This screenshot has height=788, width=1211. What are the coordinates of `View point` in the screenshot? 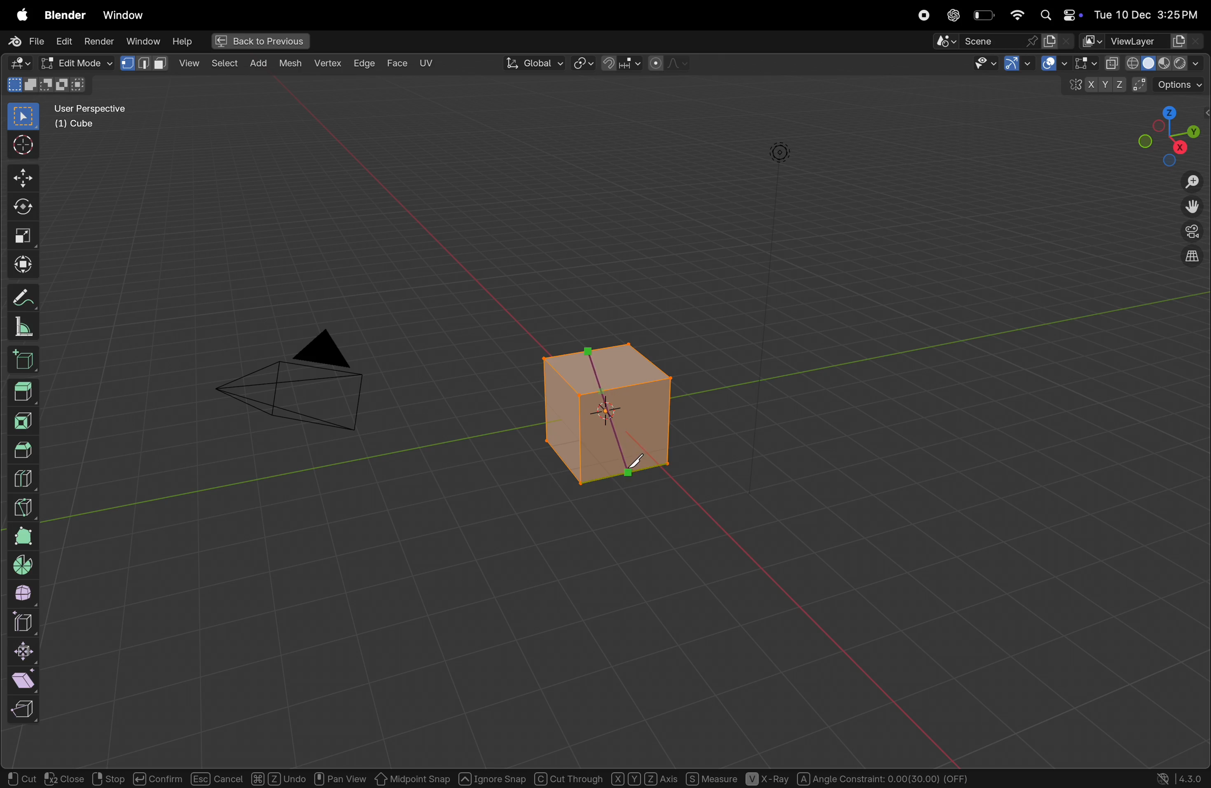 It's located at (1170, 134).